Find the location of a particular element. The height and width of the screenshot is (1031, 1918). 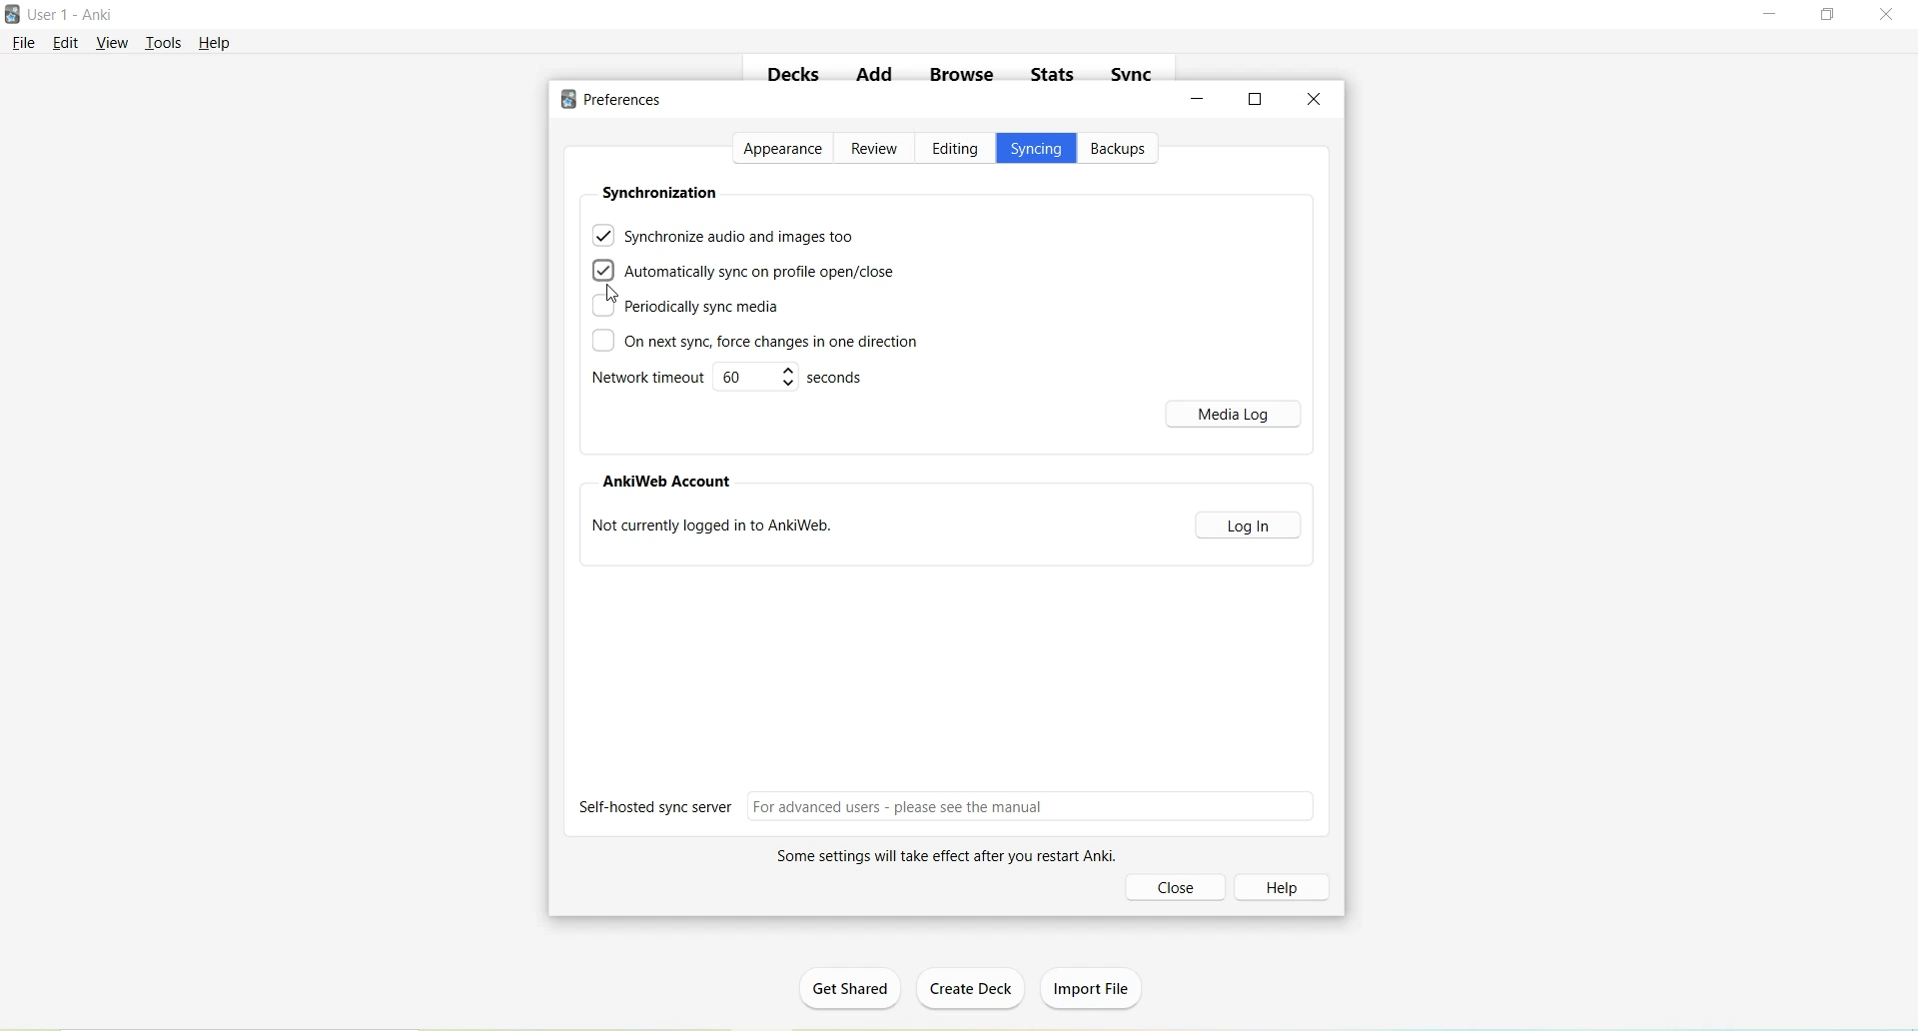

Edit is located at coordinates (69, 43).